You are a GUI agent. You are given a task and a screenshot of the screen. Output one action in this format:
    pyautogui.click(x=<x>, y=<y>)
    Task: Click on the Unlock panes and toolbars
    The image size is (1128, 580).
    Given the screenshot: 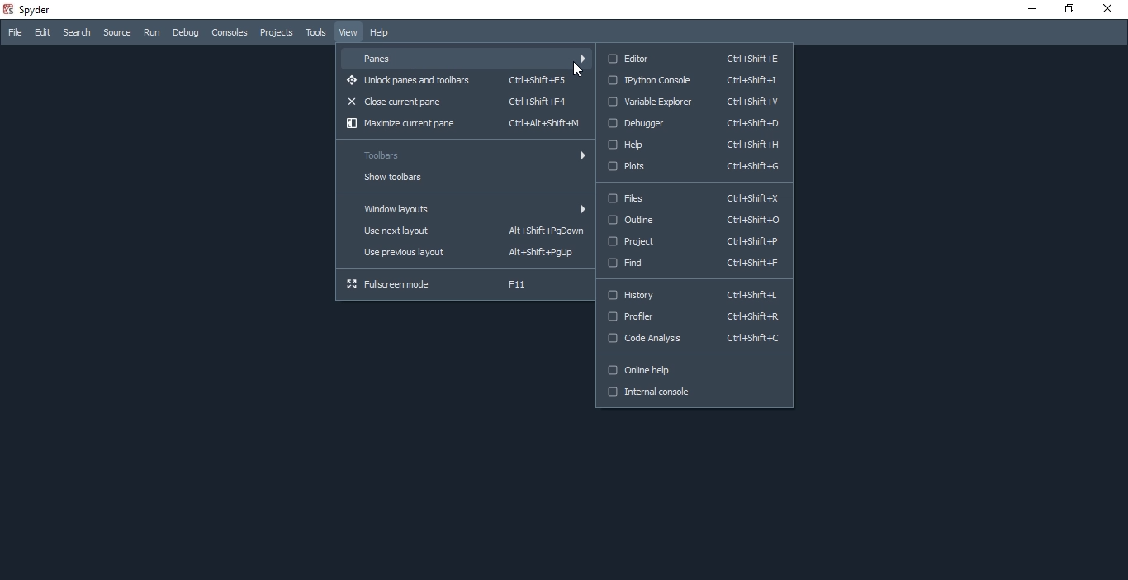 What is the action you would take?
    pyautogui.click(x=461, y=81)
    